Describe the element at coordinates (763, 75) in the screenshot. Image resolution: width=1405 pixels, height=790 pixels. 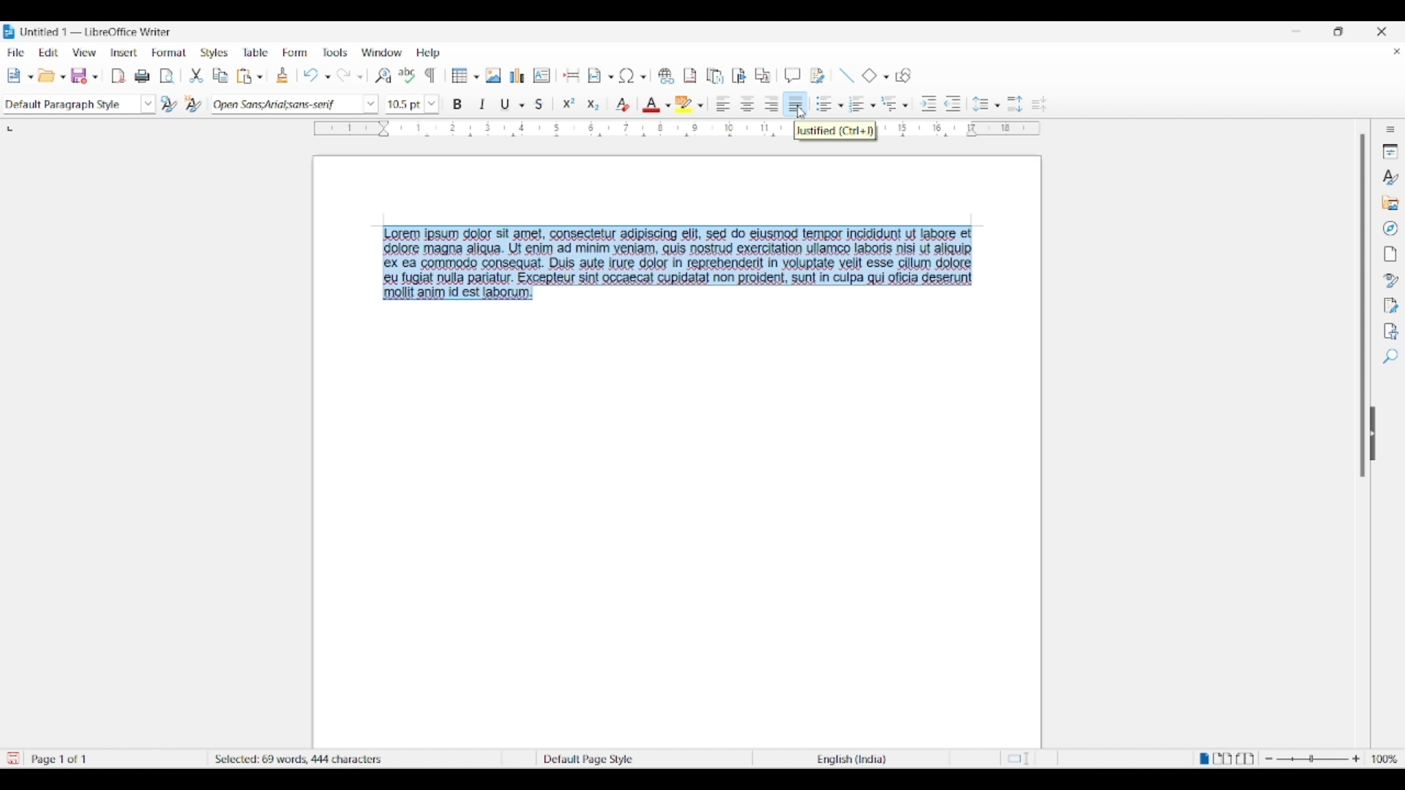
I see `Insert cross reference` at that location.